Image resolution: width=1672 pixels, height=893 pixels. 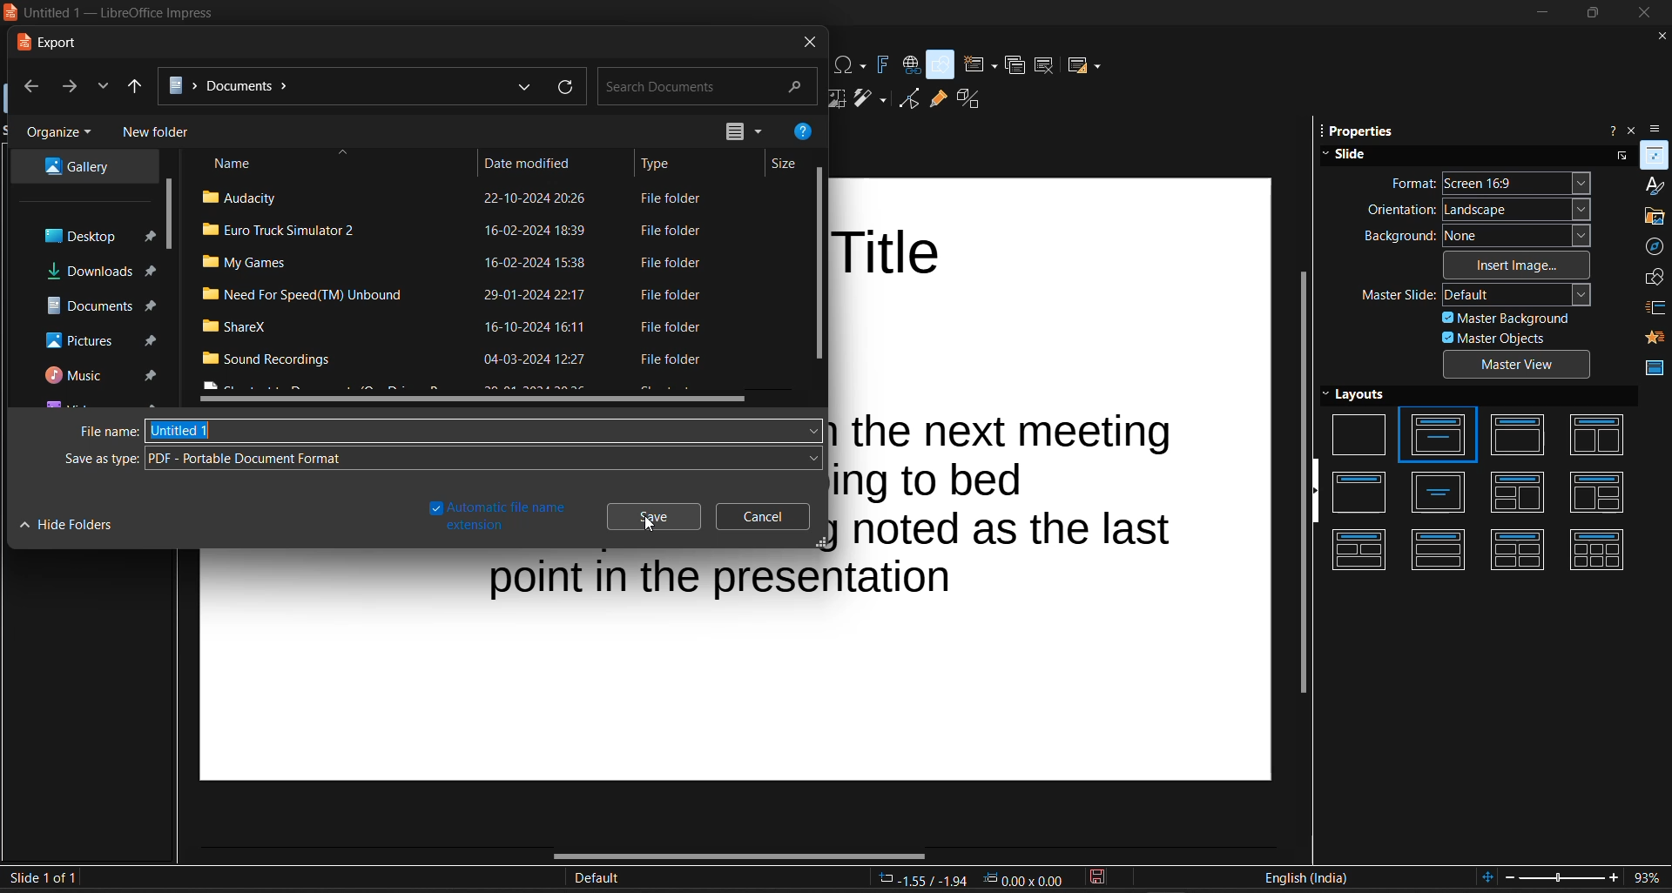 What do you see at coordinates (1618, 157) in the screenshot?
I see `more options` at bounding box center [1618, 157].